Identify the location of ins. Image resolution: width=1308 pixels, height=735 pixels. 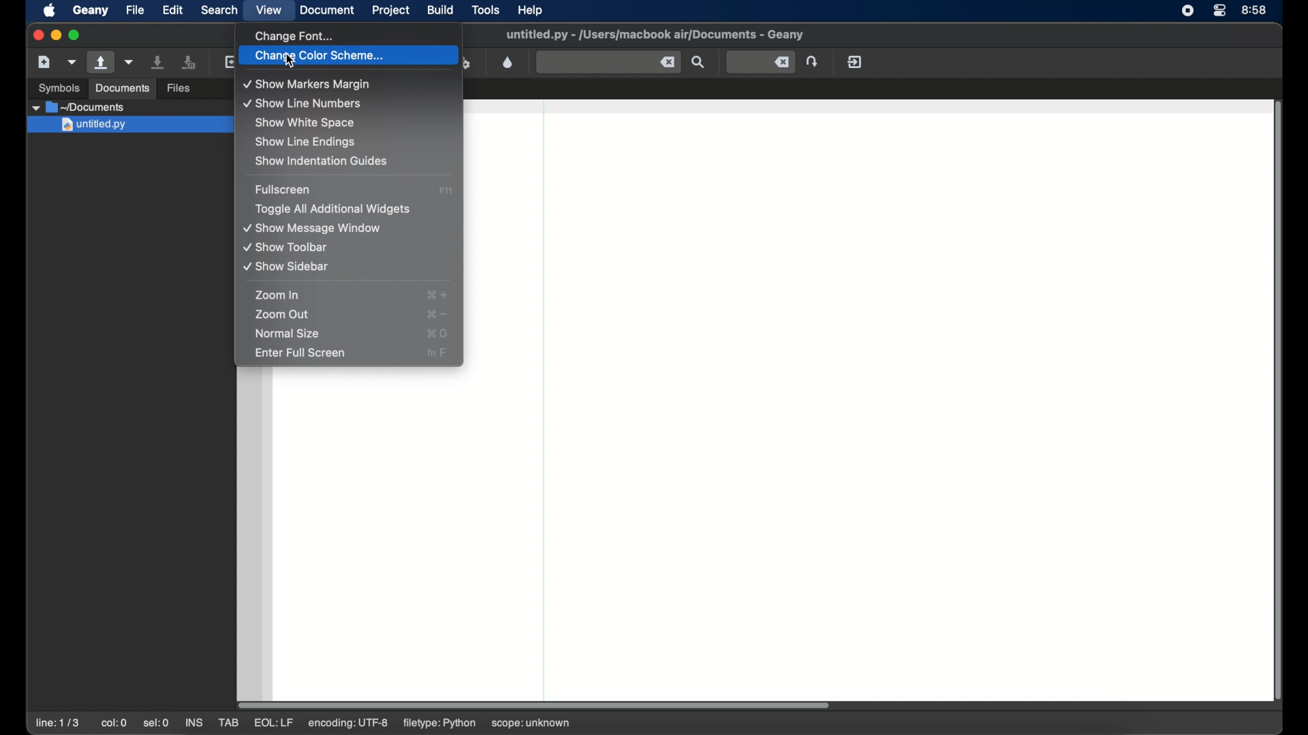
(193, 722).